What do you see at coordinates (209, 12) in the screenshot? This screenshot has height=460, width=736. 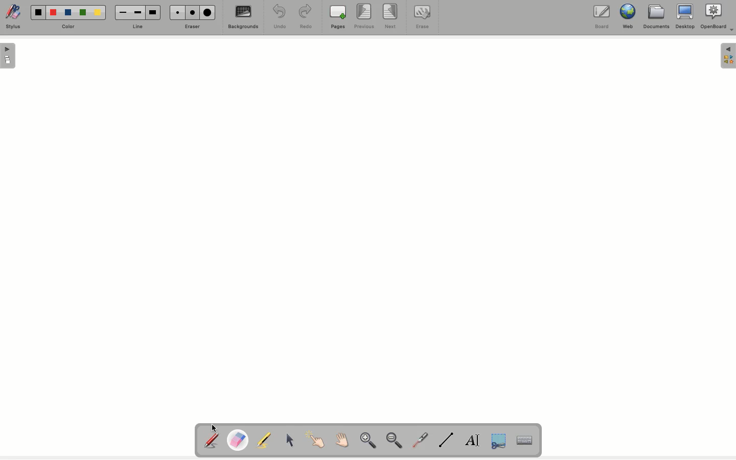 I see `Large ` at bounding box center [209, 12].